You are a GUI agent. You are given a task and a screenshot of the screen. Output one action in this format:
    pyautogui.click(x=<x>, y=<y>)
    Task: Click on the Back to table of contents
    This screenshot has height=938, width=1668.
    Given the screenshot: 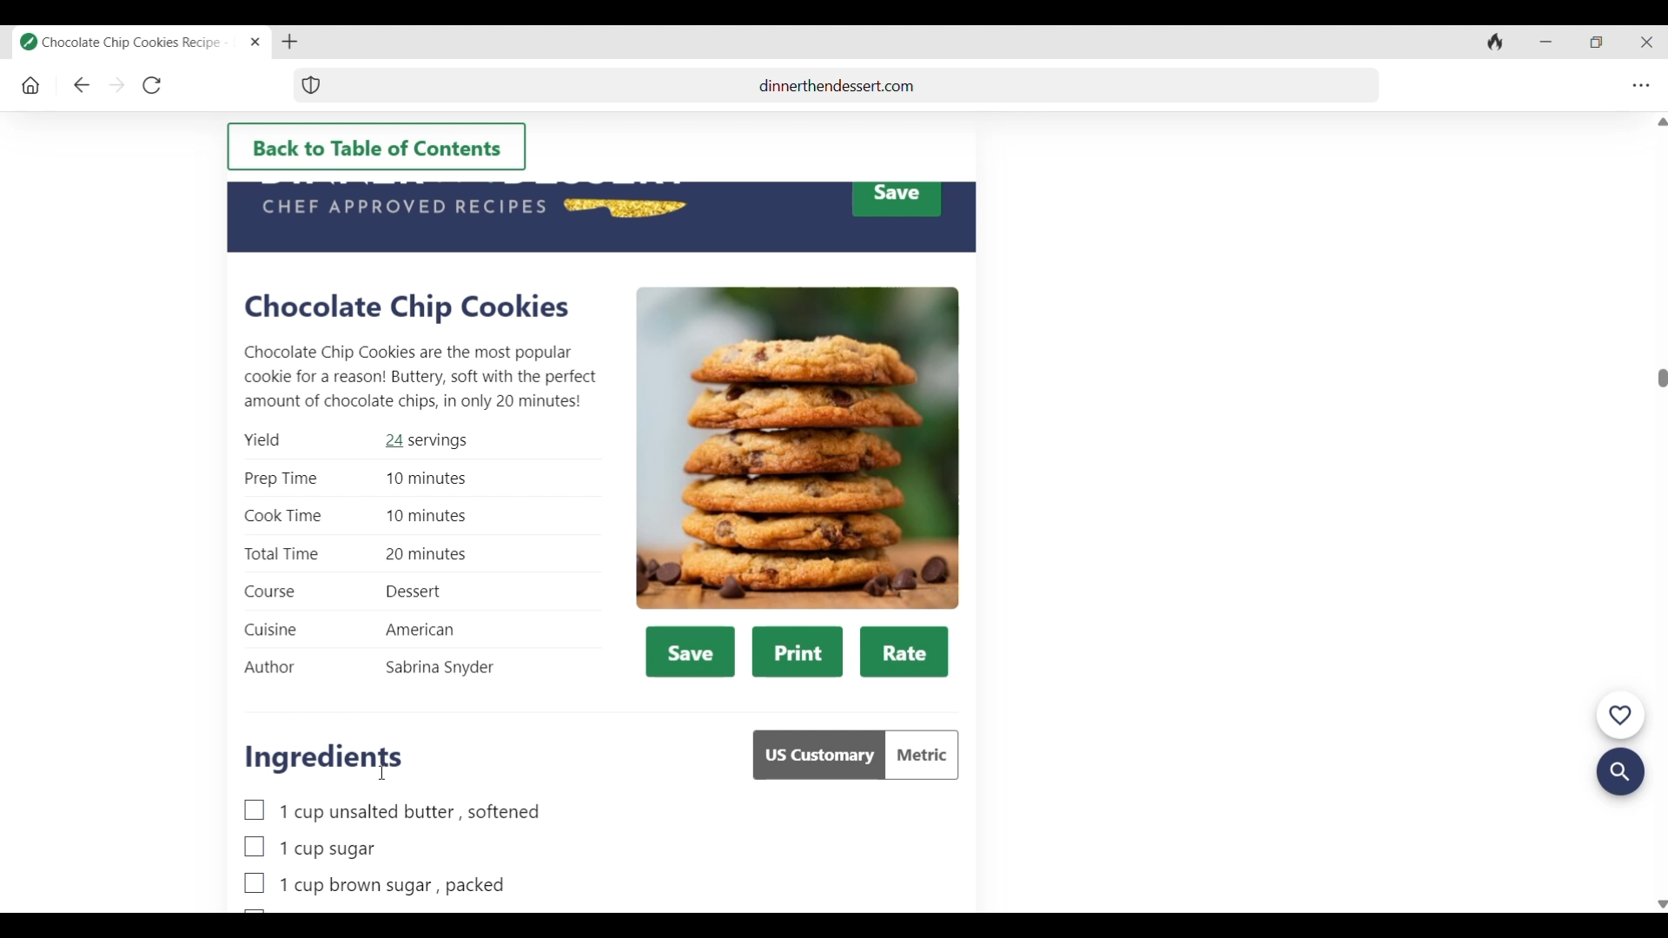 What is the action you would take?
    pyautogui.click(x=376, y=147)
    